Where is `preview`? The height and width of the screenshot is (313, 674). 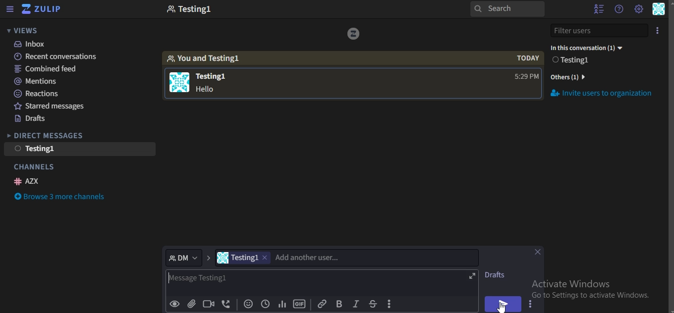
preview is located at coordinates (175, 304).